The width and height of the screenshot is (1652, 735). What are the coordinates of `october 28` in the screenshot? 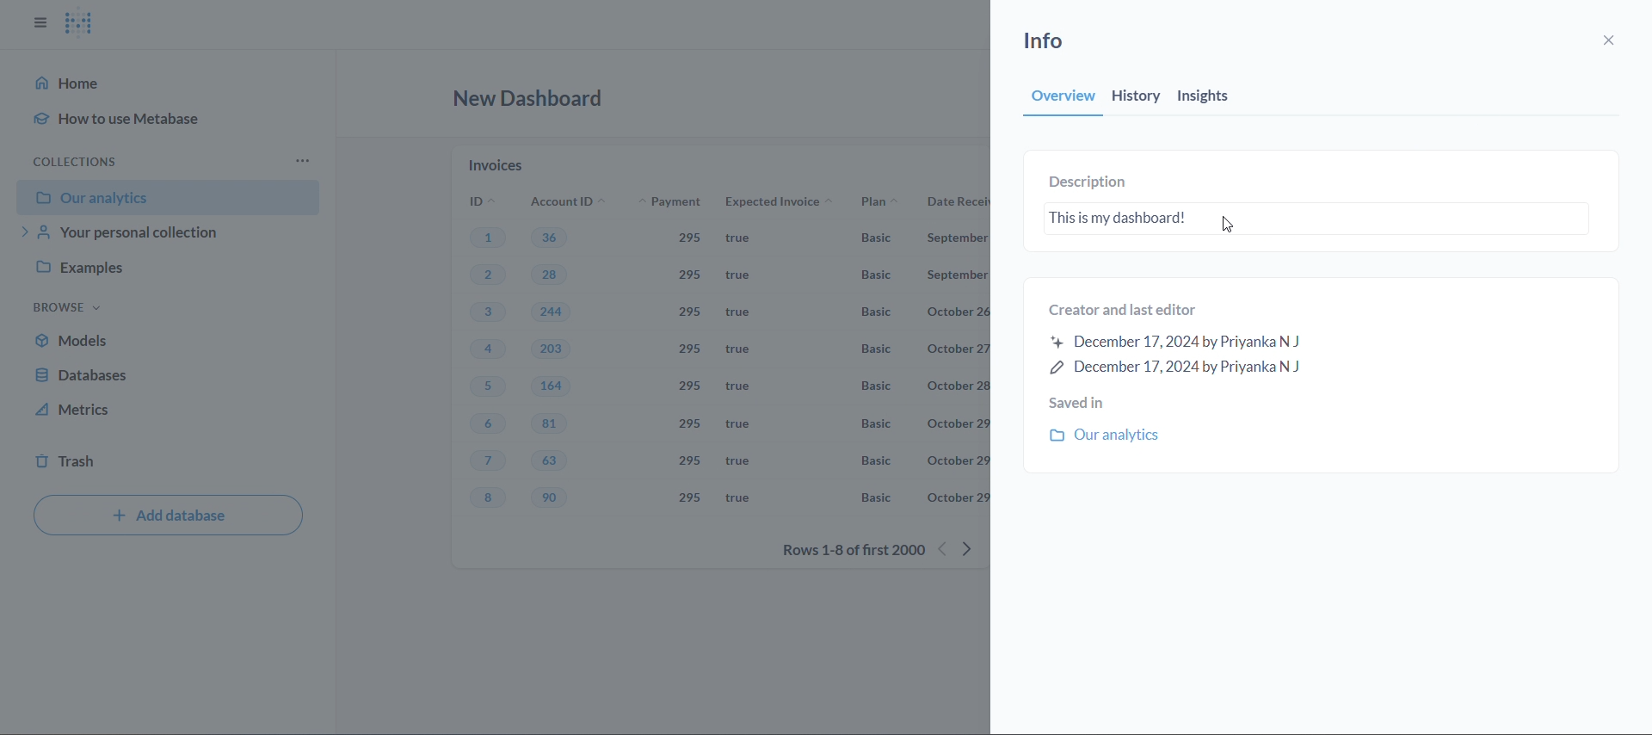 It's located at (953, 386).